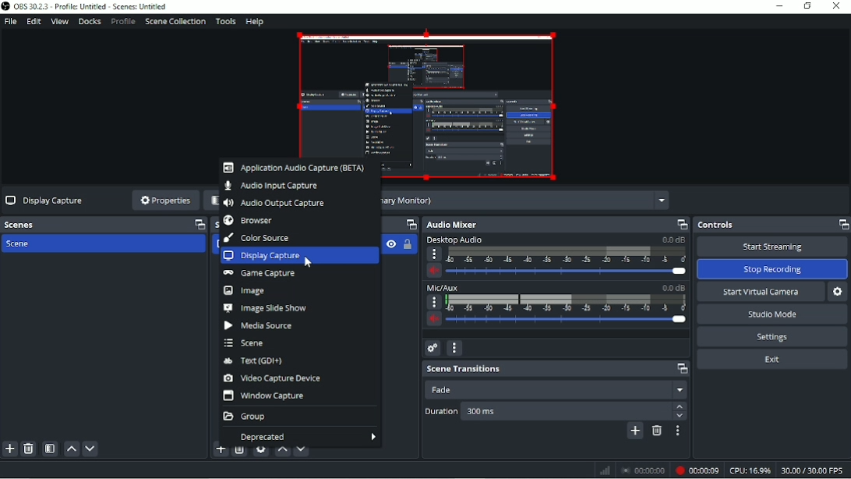 Image resolution: width=851 pixels, height=479 pixels. I want to click on Move scene up, so click(70, 449).